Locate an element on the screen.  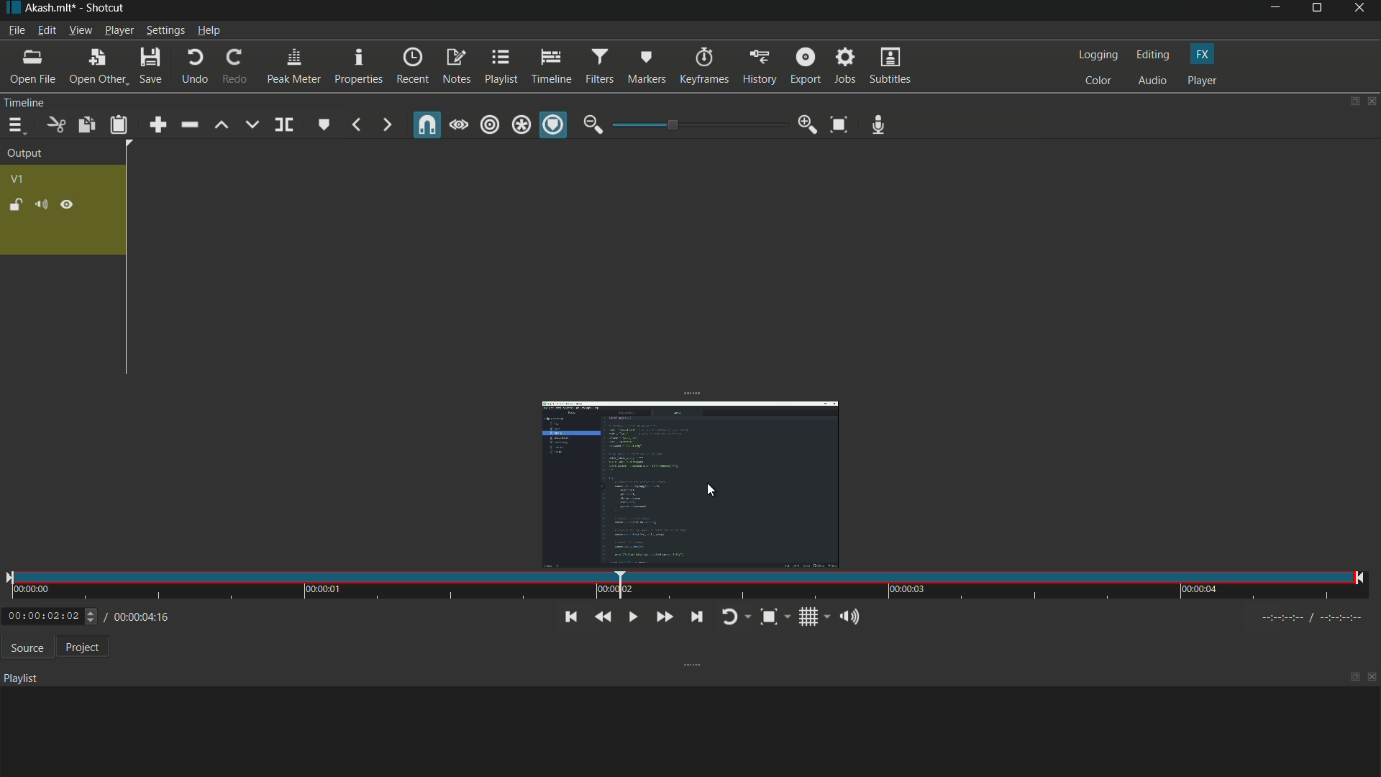
settings menu is located at coordinates (165, 30).